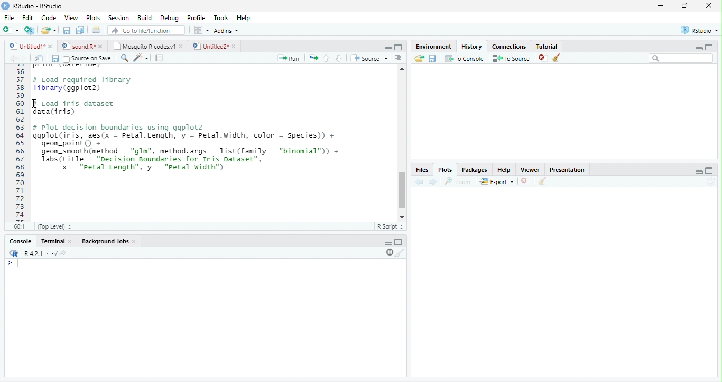 The image size is (722, 382). I want to click on forward, so click(24, 59).